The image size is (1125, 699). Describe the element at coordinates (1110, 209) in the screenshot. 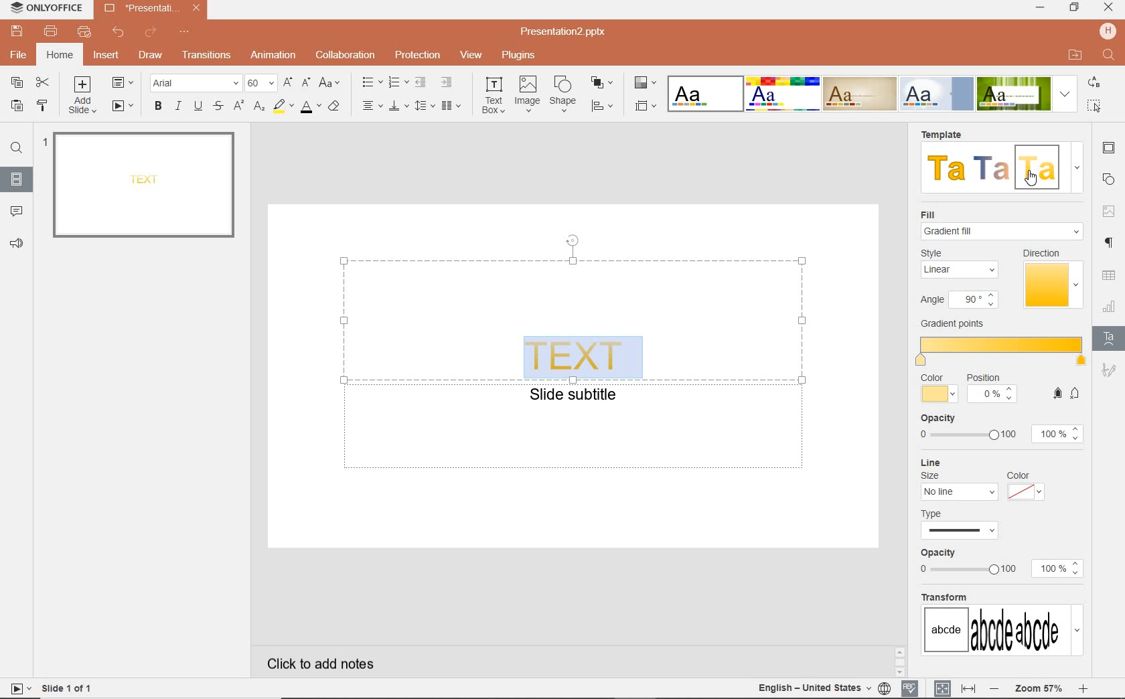

I see `IMAGE SETTINGS` at that location.